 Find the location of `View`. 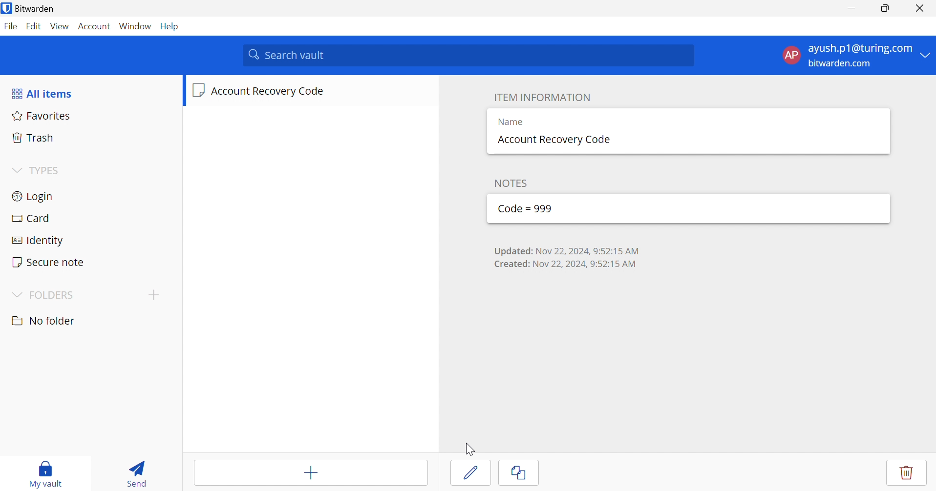

View is located at coordinates (60, 26).